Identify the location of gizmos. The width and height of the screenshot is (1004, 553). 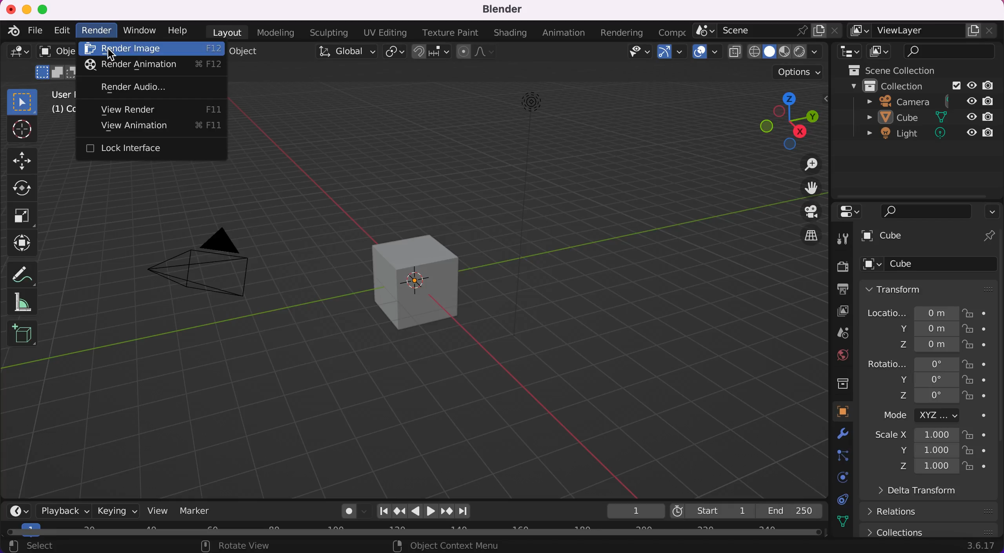
(672, 55).